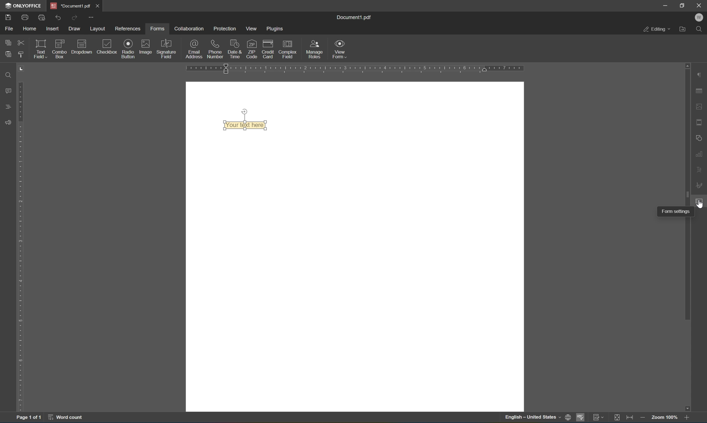  What do you see at coordinates (21, 247) in the screenshot?
I see `ruler` at bounding box center [21, 247].